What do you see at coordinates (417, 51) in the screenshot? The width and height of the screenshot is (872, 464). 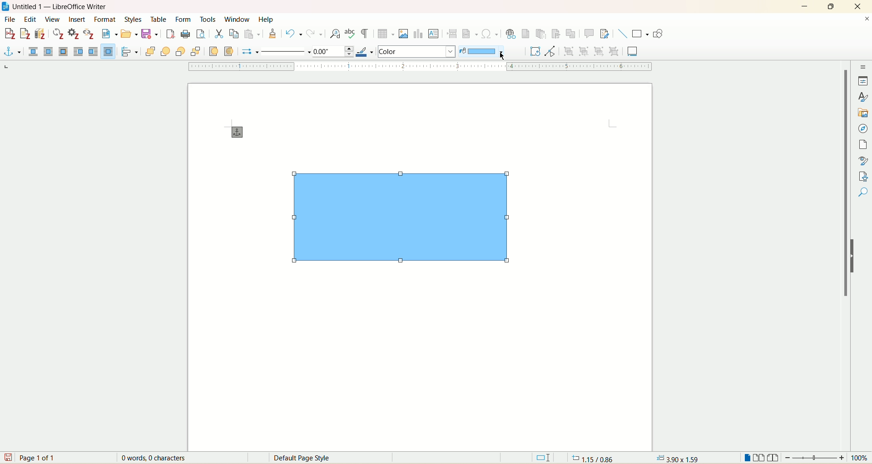 I see `colors` at bounding box center [417, 51].